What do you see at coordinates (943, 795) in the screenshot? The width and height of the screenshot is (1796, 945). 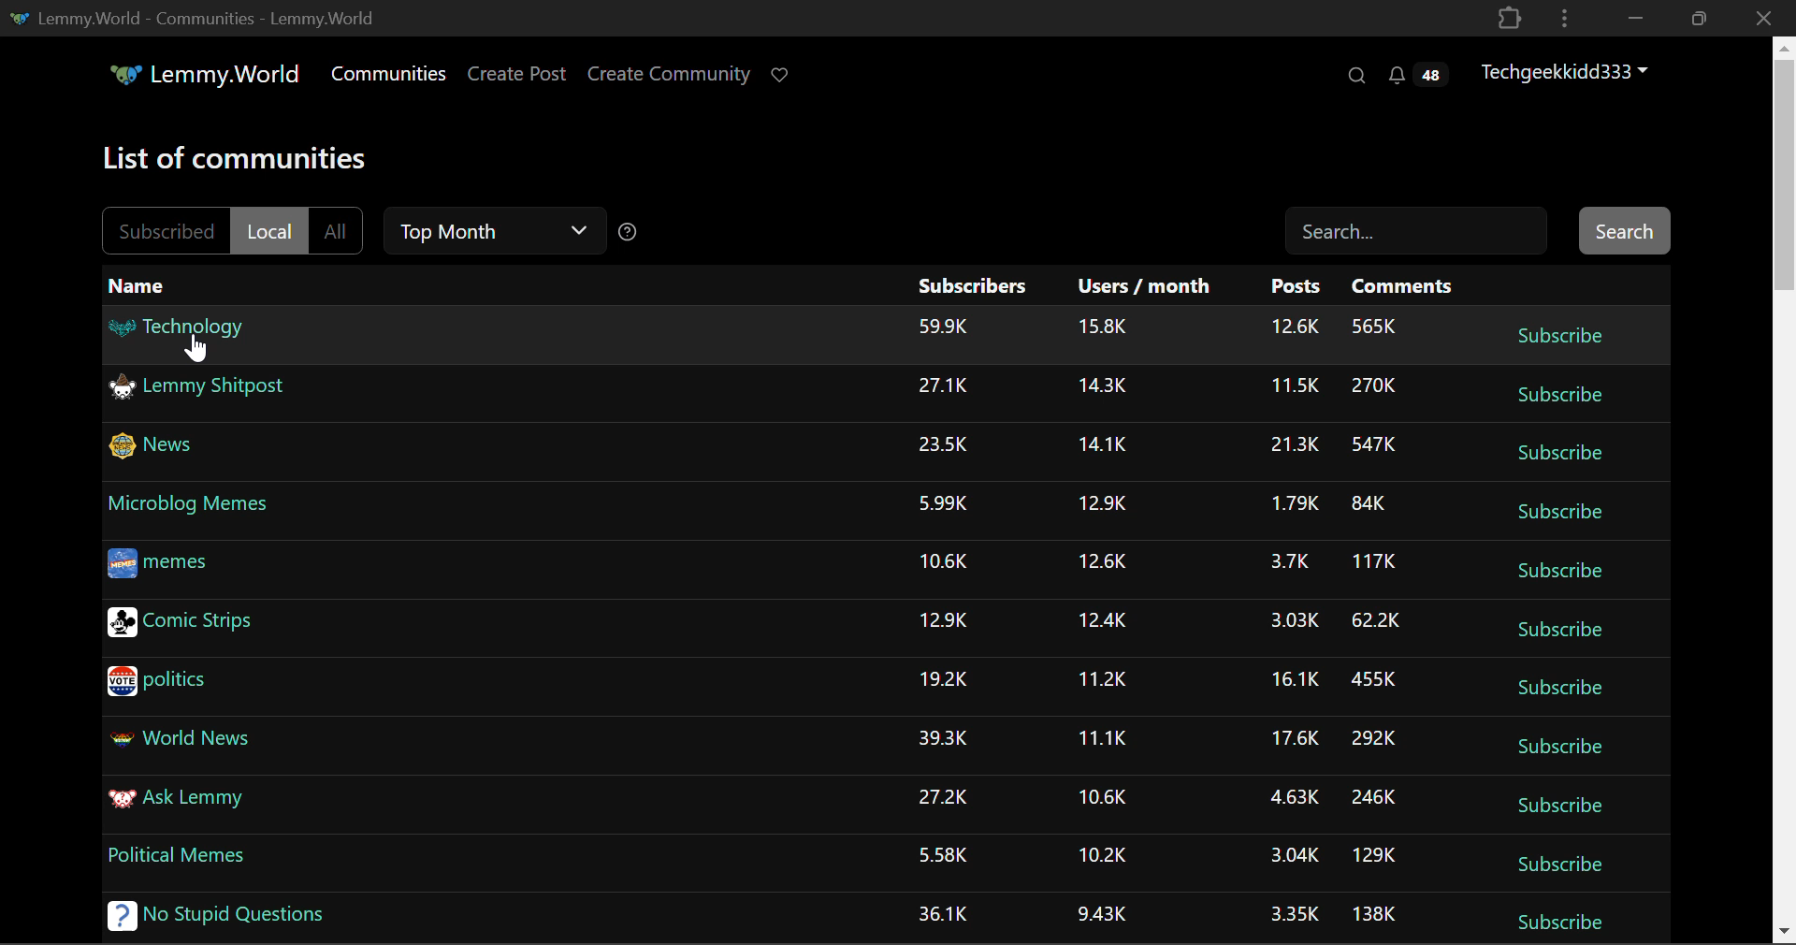 I see `Amount ` at bounding box center [943, 795].